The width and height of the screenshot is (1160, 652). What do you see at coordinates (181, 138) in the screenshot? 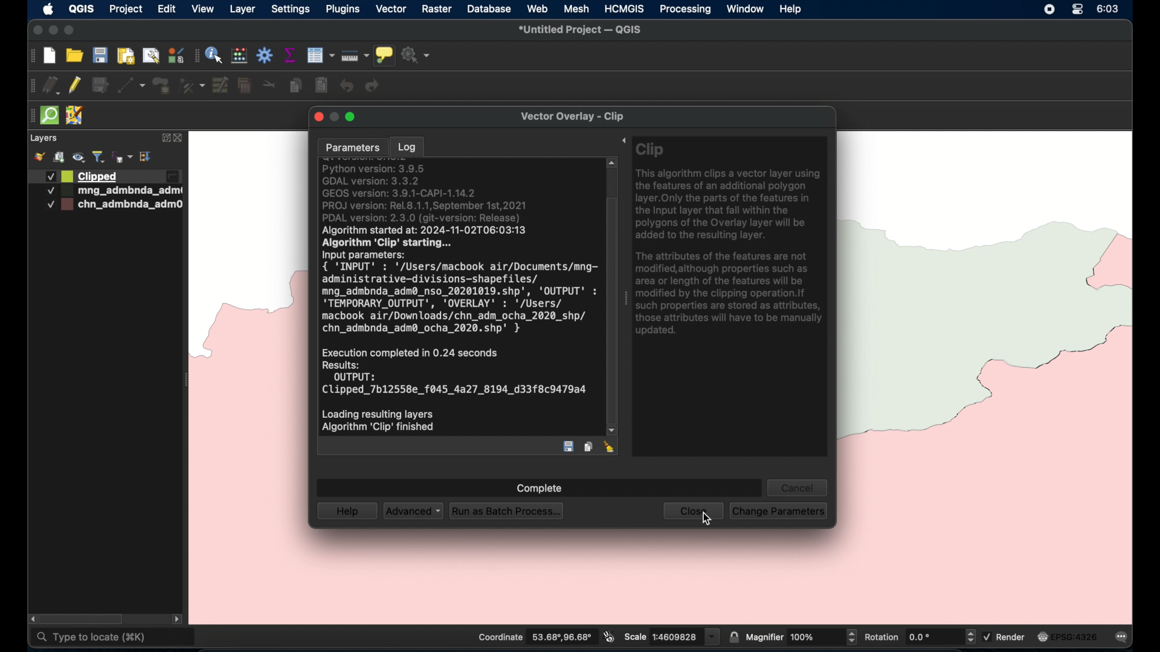
I see `close` at bounding box center [181, 138].